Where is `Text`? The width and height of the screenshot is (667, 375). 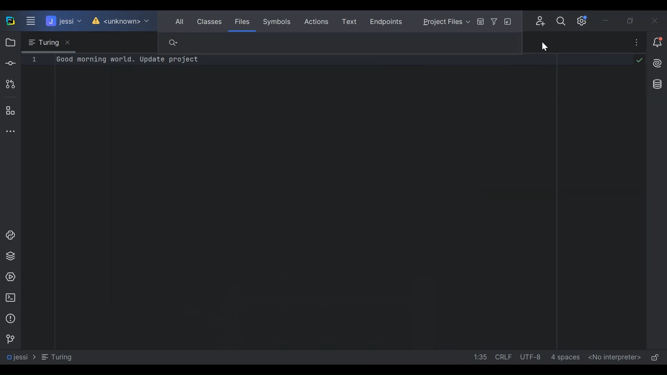 Text is located at coordinates (354, 21).